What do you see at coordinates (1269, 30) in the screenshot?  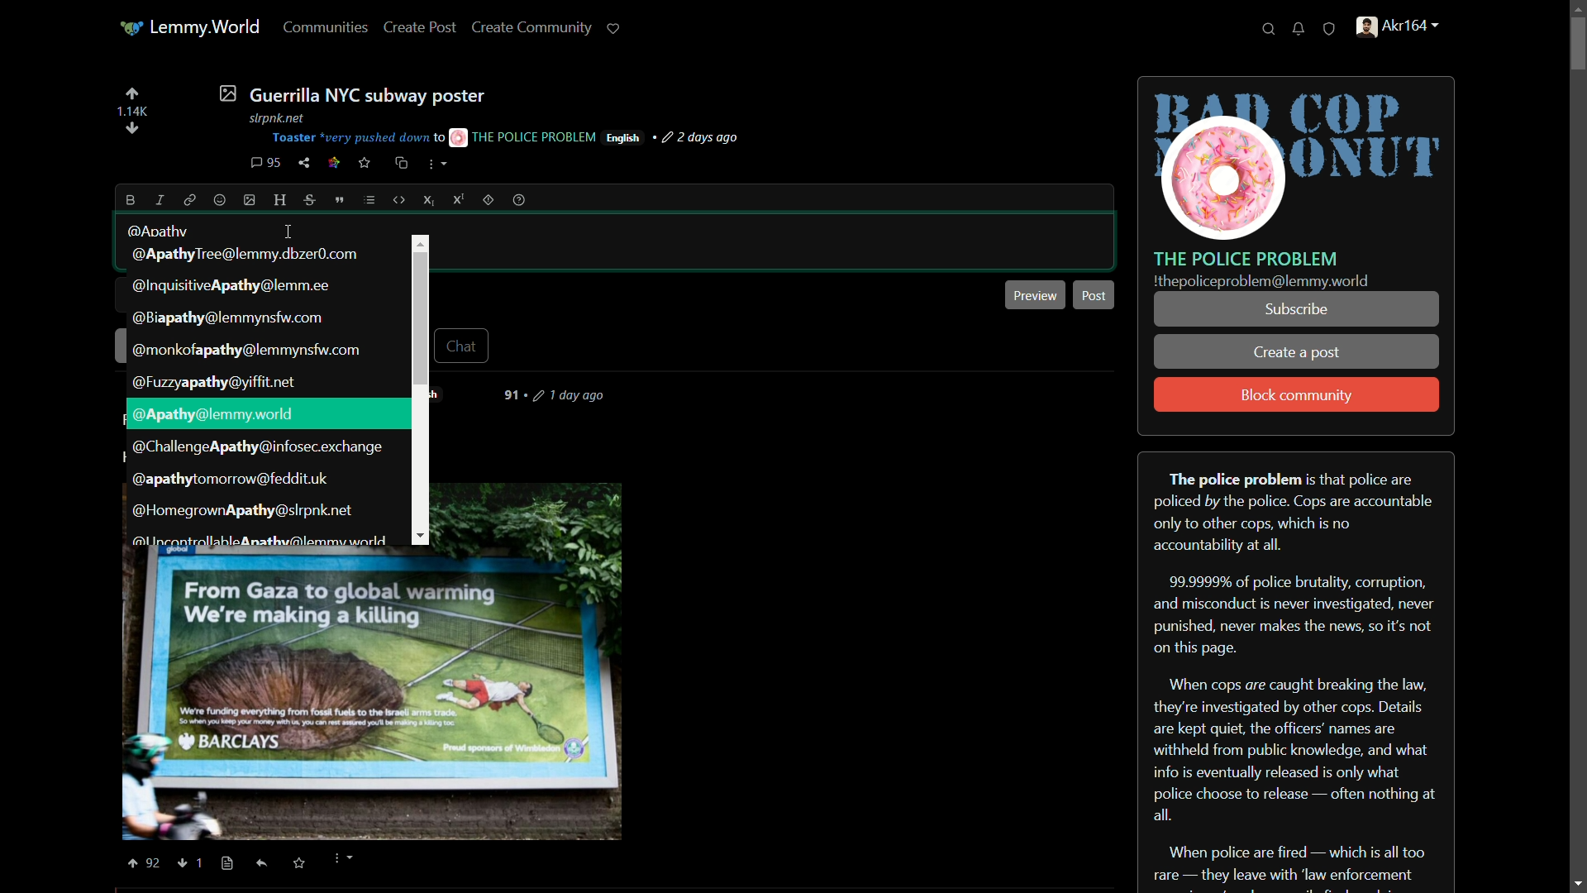 I see `search` at bounding box center [1269, 30].